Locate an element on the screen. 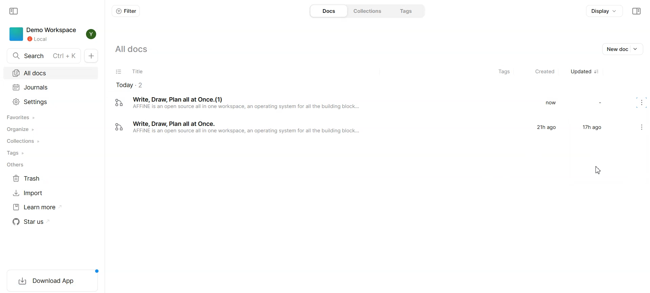 The width and height of the screenshot is (650, 293). Journals is located at coordinates (35, 87).